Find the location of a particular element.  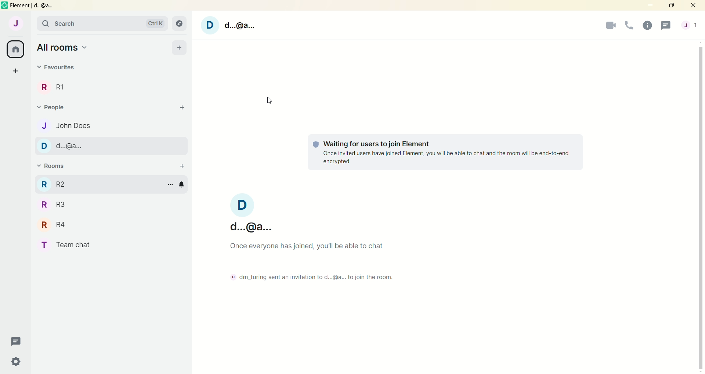

More Options is located at coordinates (169, 186).